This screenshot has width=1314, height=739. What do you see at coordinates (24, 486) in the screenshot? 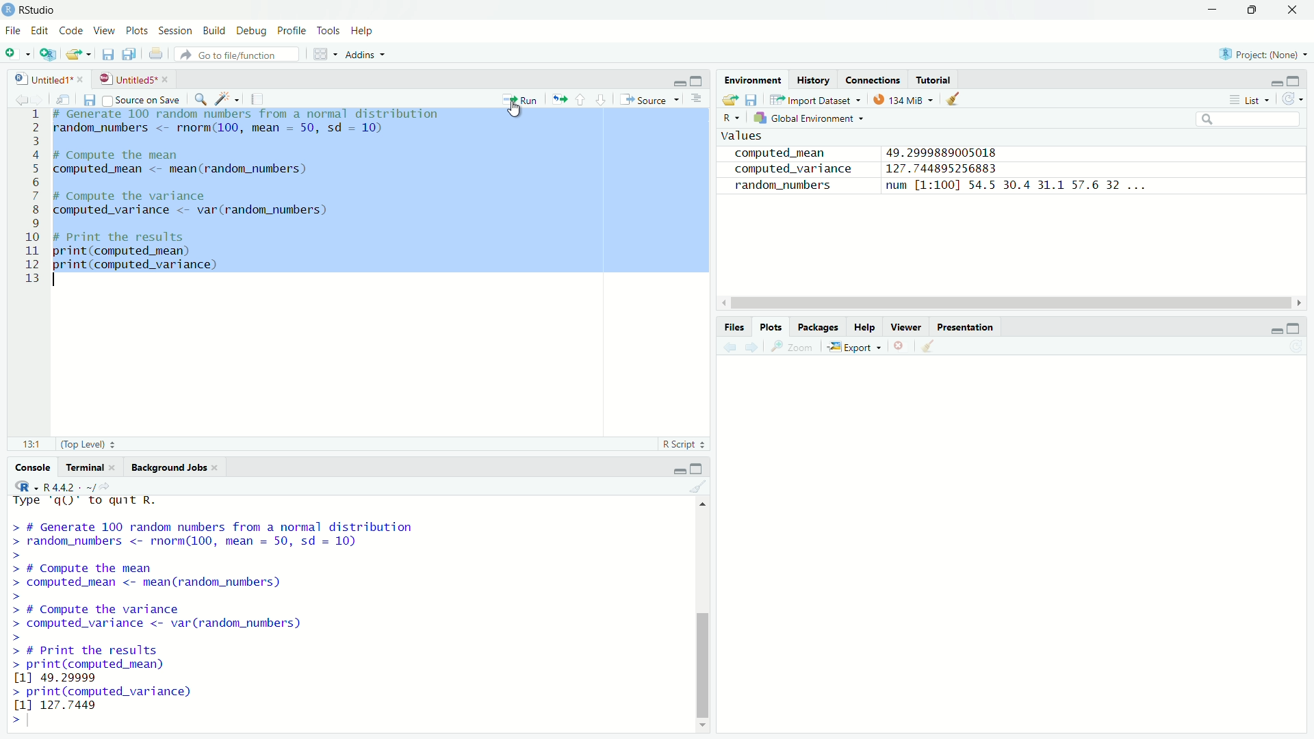
I see `select language` at bounding box center [24, 486].